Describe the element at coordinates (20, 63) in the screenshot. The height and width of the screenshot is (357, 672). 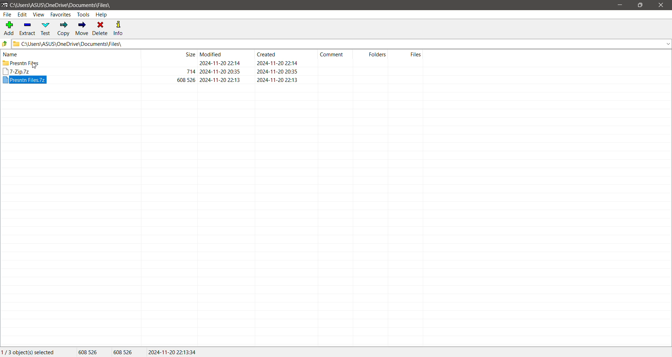
I see `Extracted Folder` at that location.